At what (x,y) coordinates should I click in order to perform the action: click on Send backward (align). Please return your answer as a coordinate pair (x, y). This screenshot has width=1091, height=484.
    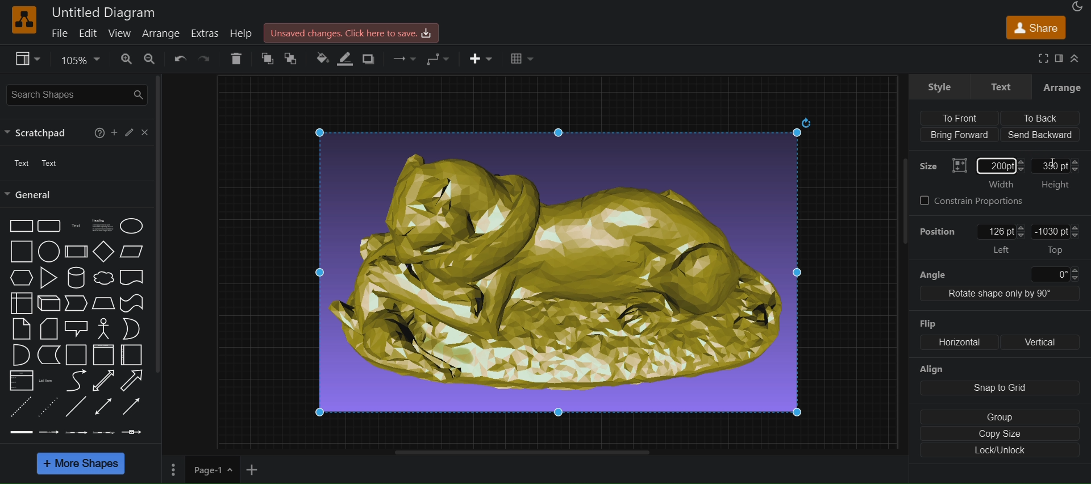
    Looking at the image, I should click on (1041, 135).